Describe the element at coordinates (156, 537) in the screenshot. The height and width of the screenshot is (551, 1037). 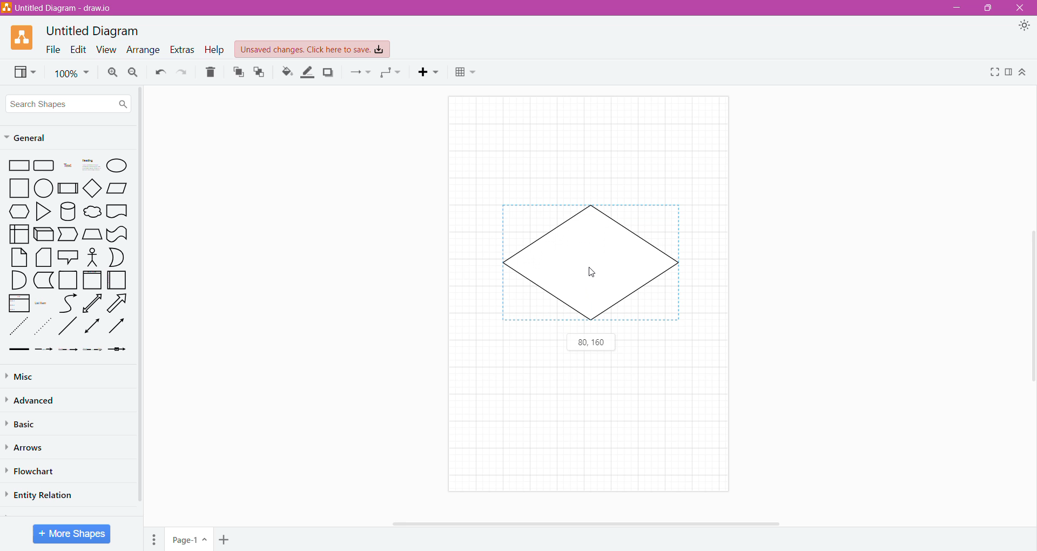
I see `` at that location.